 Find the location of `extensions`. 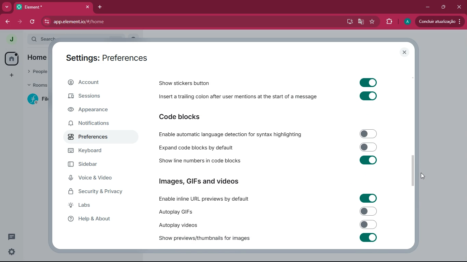

extensions is located at coordinates (389, 21).